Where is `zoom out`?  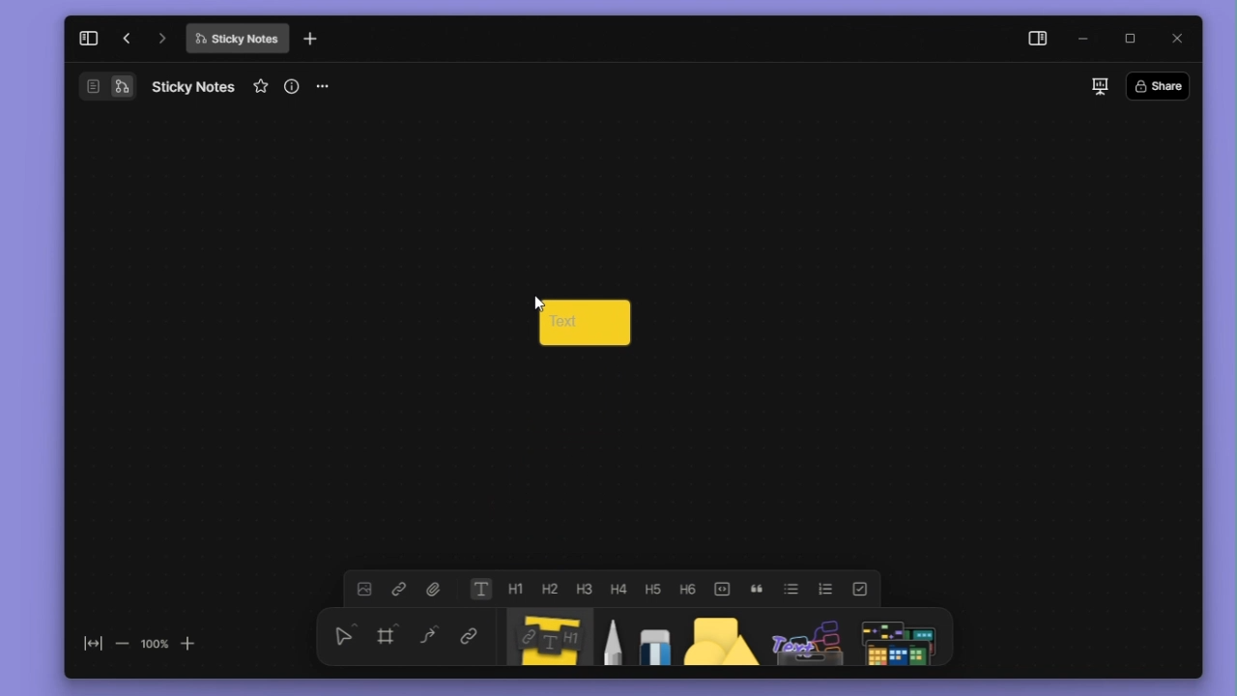 zoom out is located at coordinates (122, 639).